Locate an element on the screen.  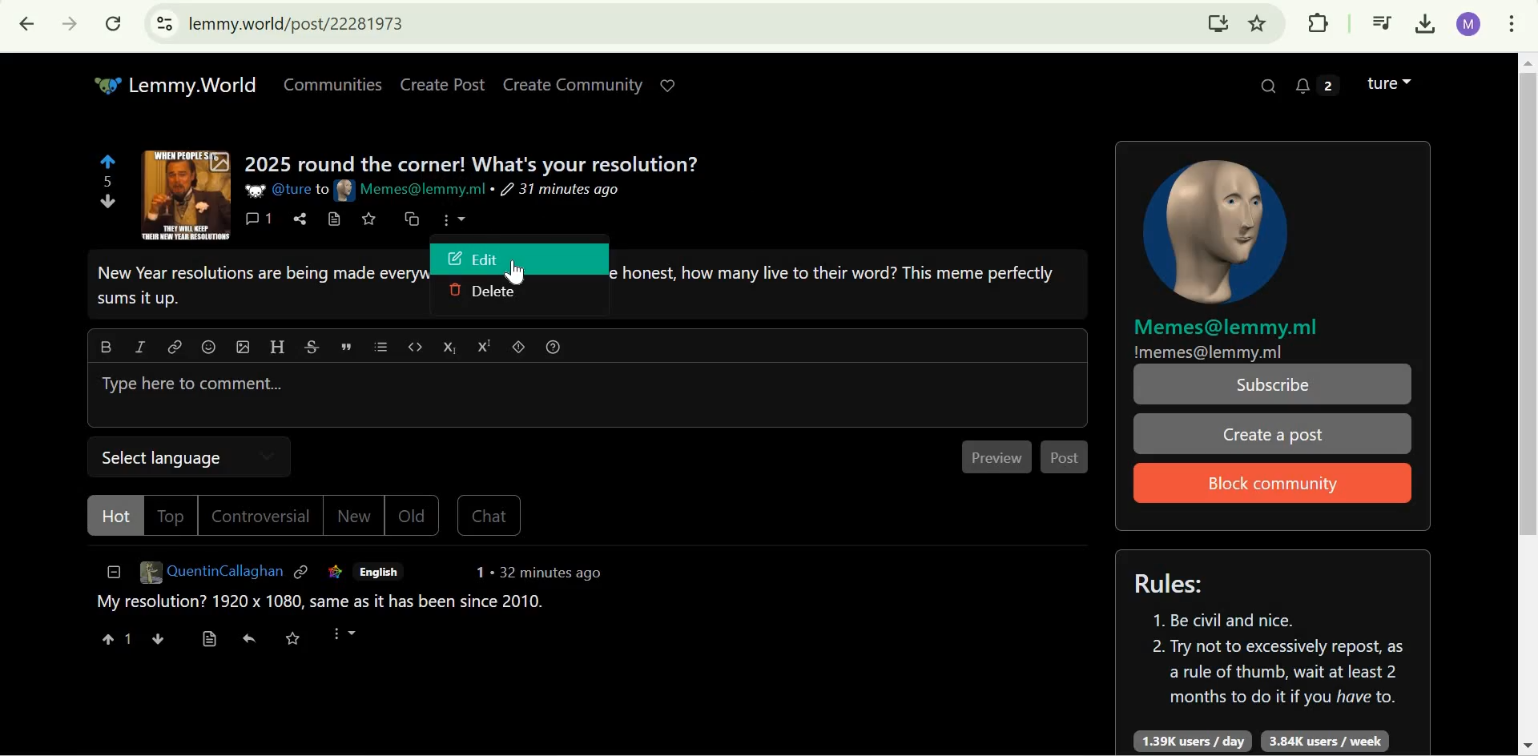
New is located at coordinates (356, 517).